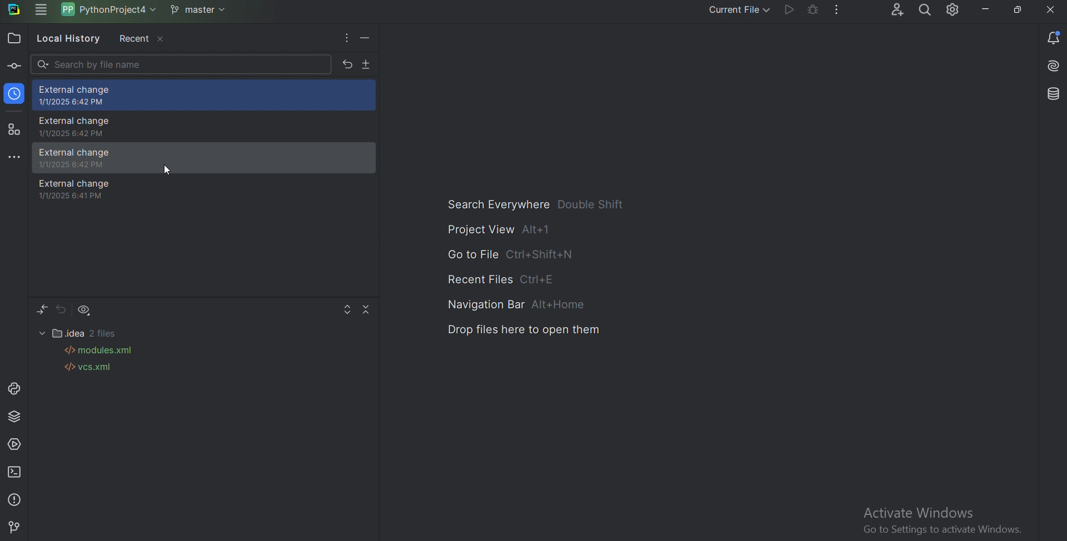 The width and height of the screenshot is (1067, 541). Describe the element at coordinates (1051, 9) in the screenshot. I see `Cross` at that location.